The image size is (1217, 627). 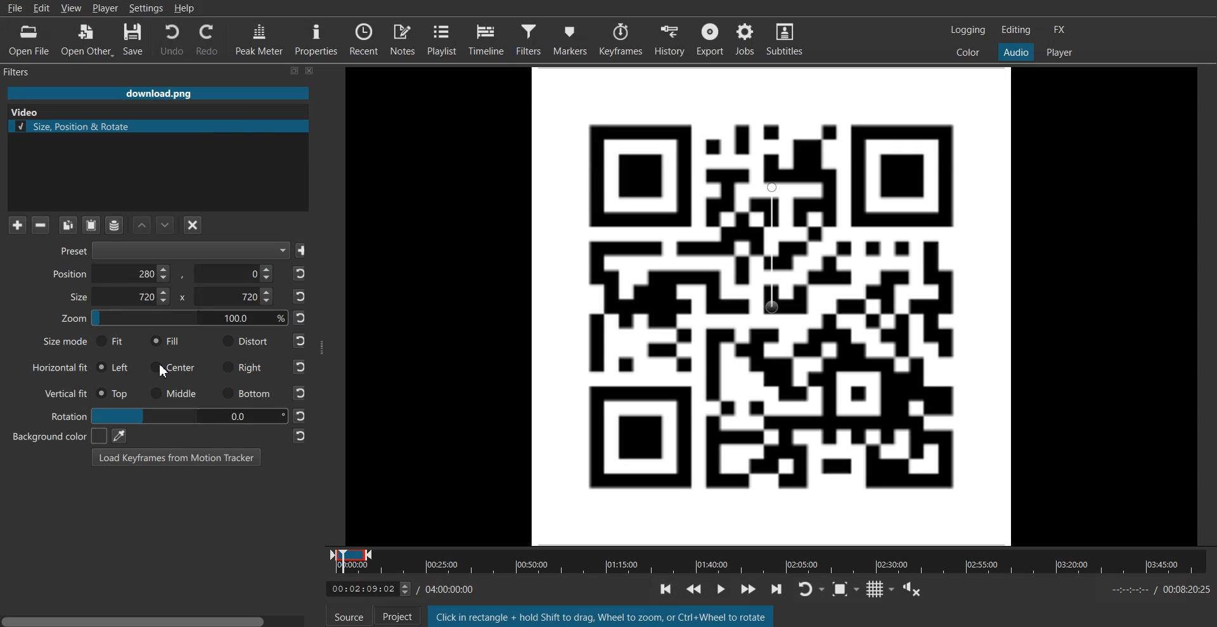 I want to click on Play Quickly backwards, so click(x=696, y=588).